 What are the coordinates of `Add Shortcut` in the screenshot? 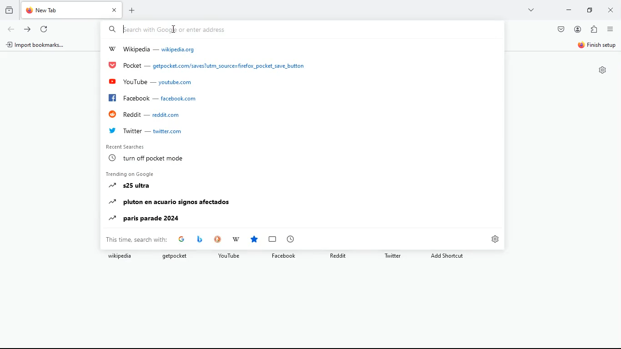 It's located at (447, 256).